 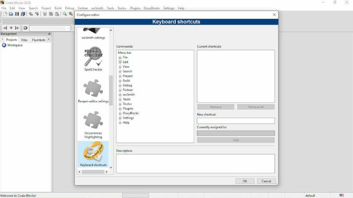 I want to click on wxSmith settings, so click(x=94, y=38).